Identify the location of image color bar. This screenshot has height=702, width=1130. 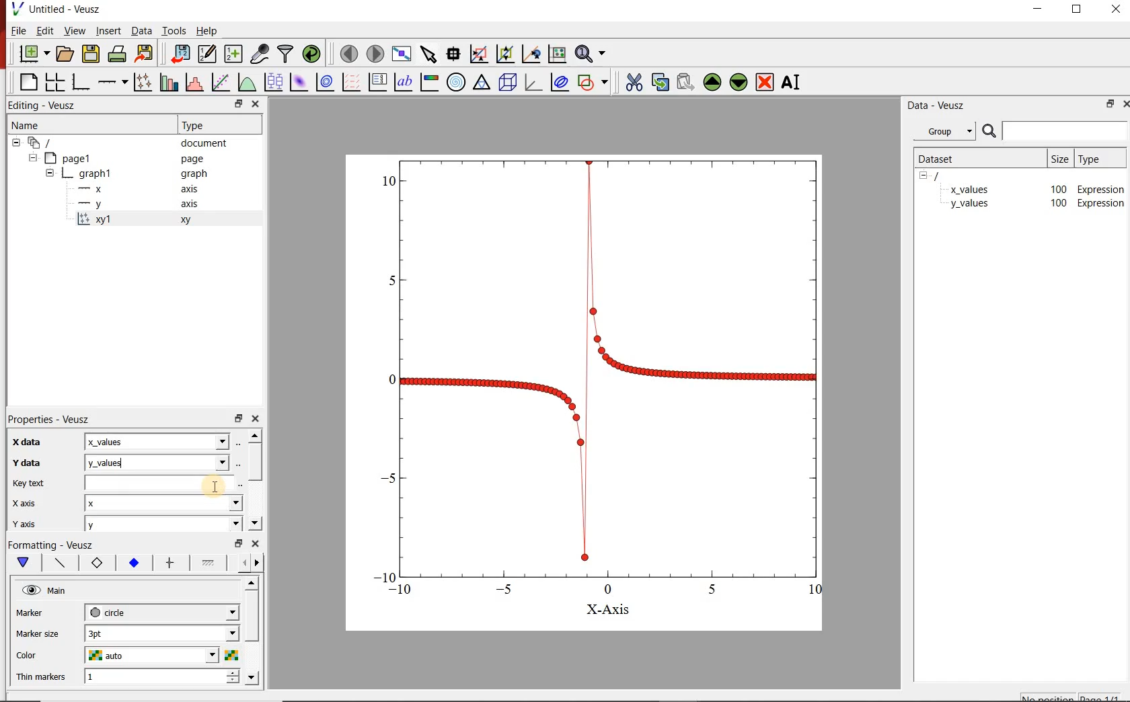
(430, 83).